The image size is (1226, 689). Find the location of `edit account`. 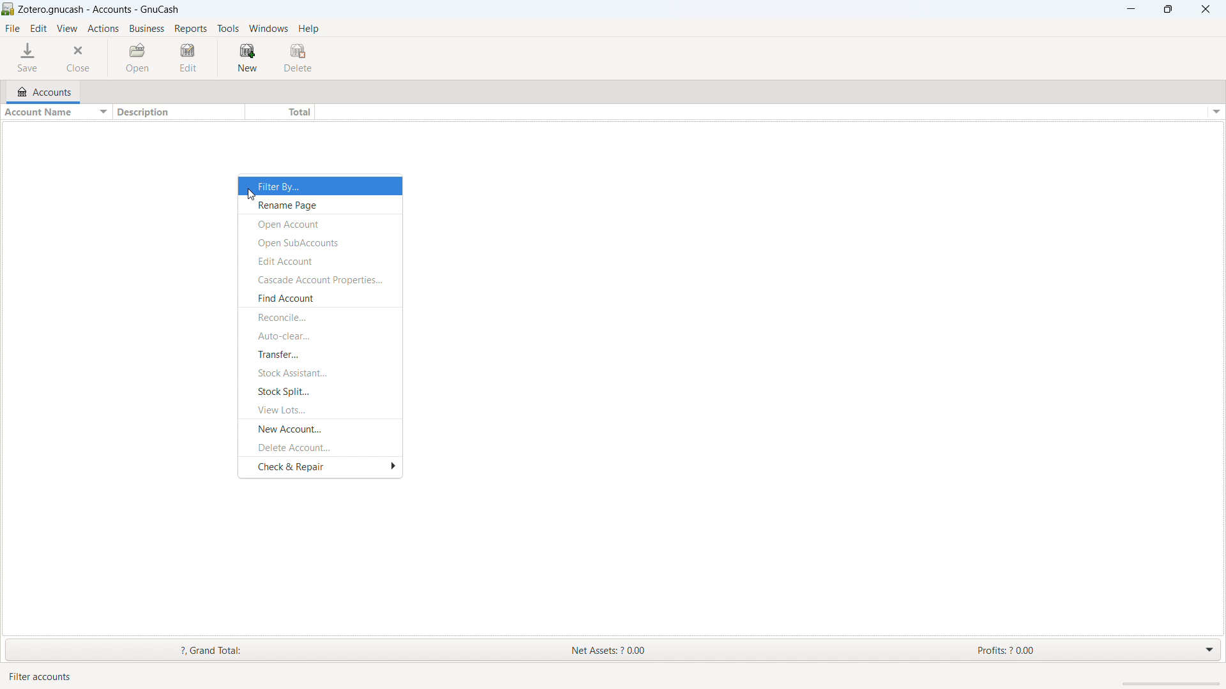

edit account is located at coordinates (319, 261).